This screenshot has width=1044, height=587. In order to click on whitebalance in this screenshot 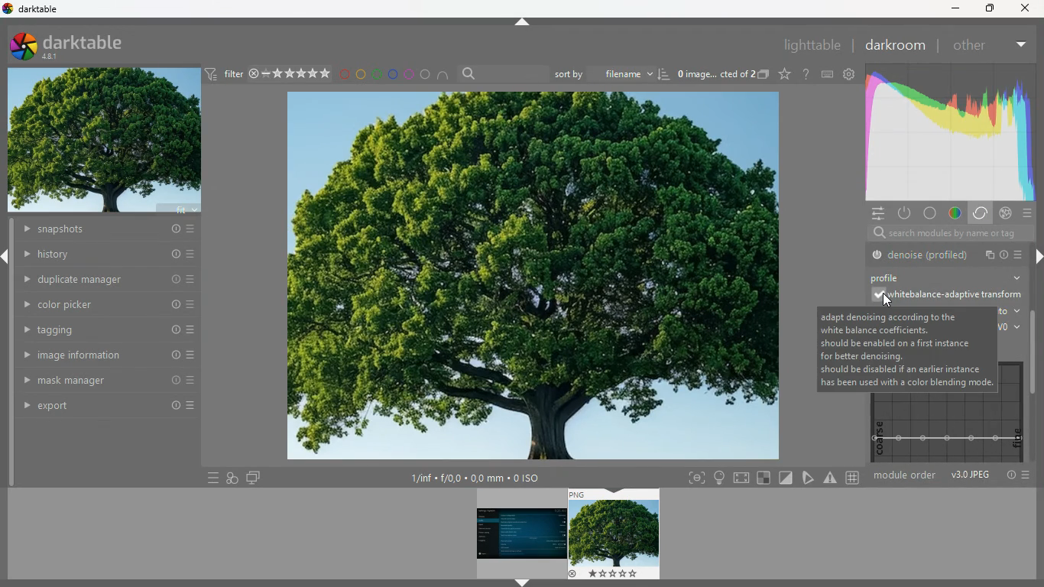, I will do `click(945, 297)`.